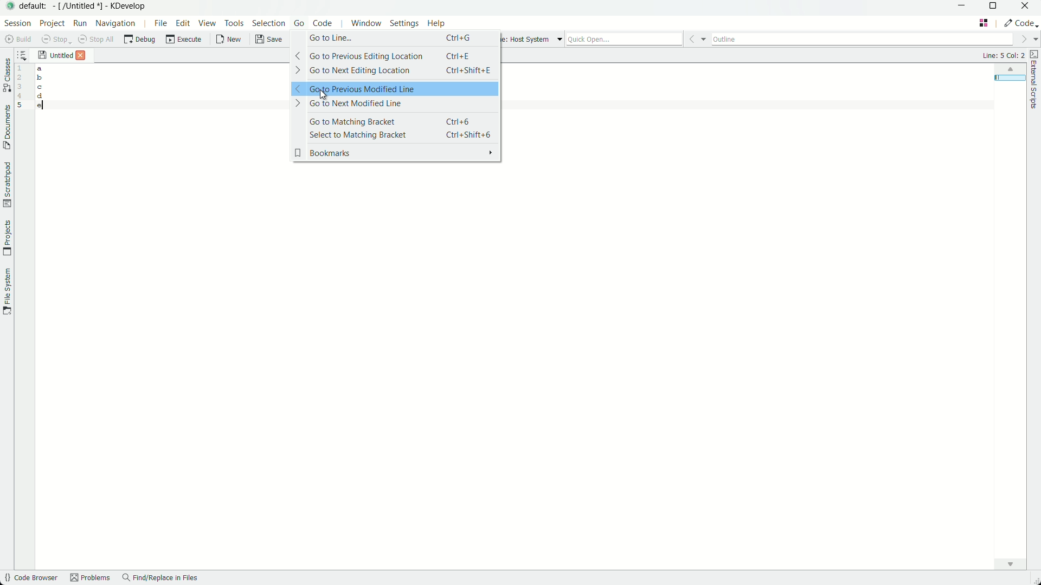 The height and width of the screenshot is (585, 1041). What do you see at coordinates (268, 41) in the screenshot?
I see `save` at bounding box center [268, 41].